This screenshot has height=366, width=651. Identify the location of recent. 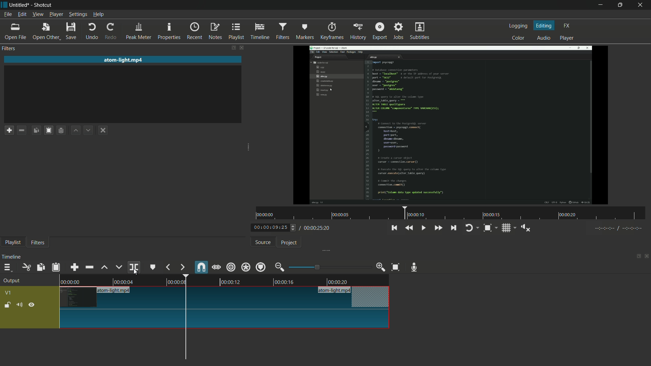
(196, 31).